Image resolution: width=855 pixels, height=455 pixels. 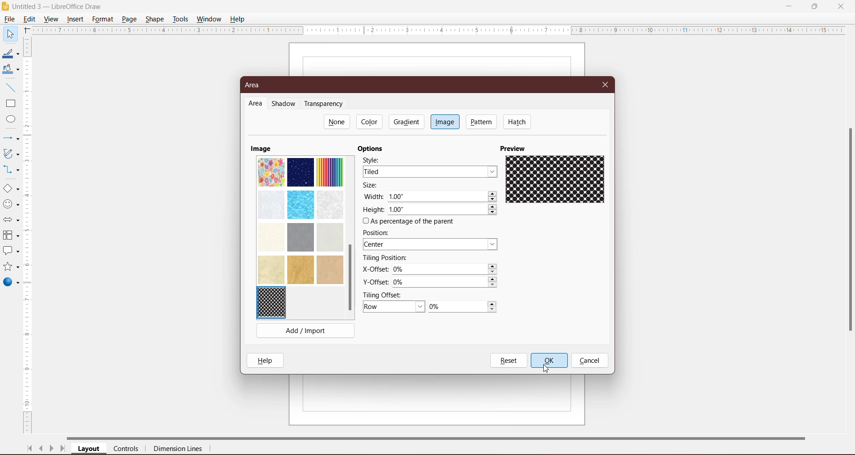 What do you see at coordinates (10, 170) in the screenshot?
I see `Connectors` at bounding box center [10, 170].